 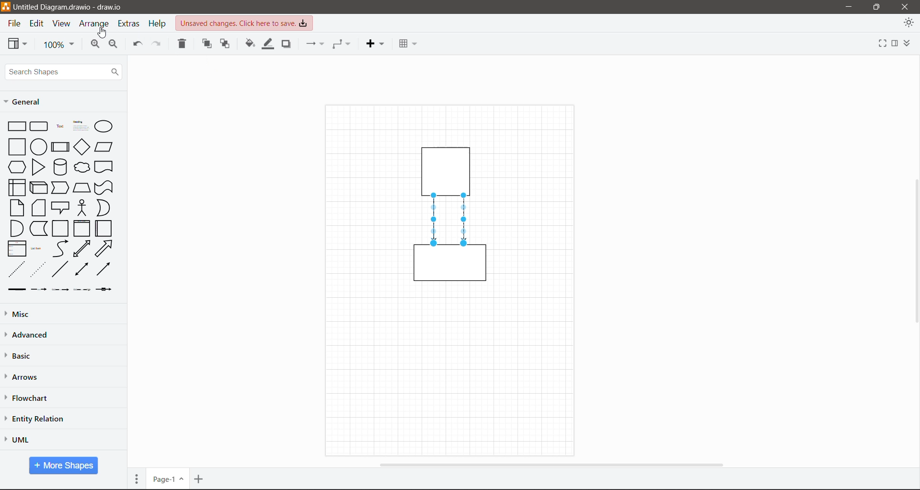 What do you see at coordinates (106, 289) in the screenshot?
I see `connector with symbol` at bounding box center [106, 289].